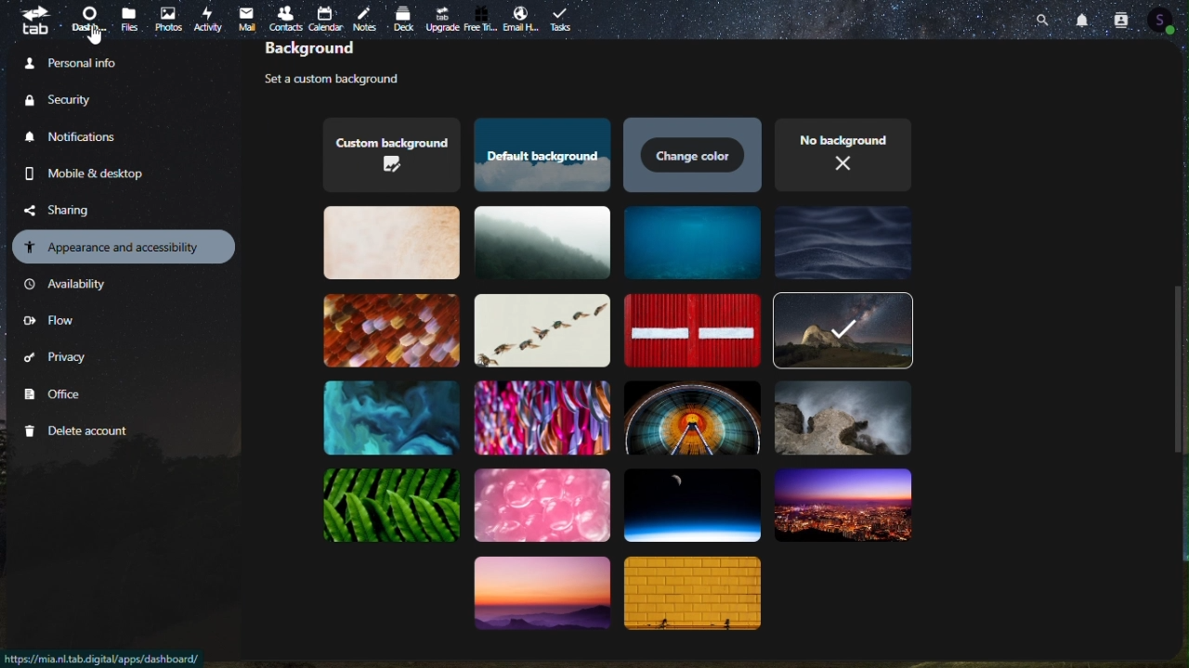 This screenshot has height=668, width=1189. I want to click on Themes, so click(385, 242).